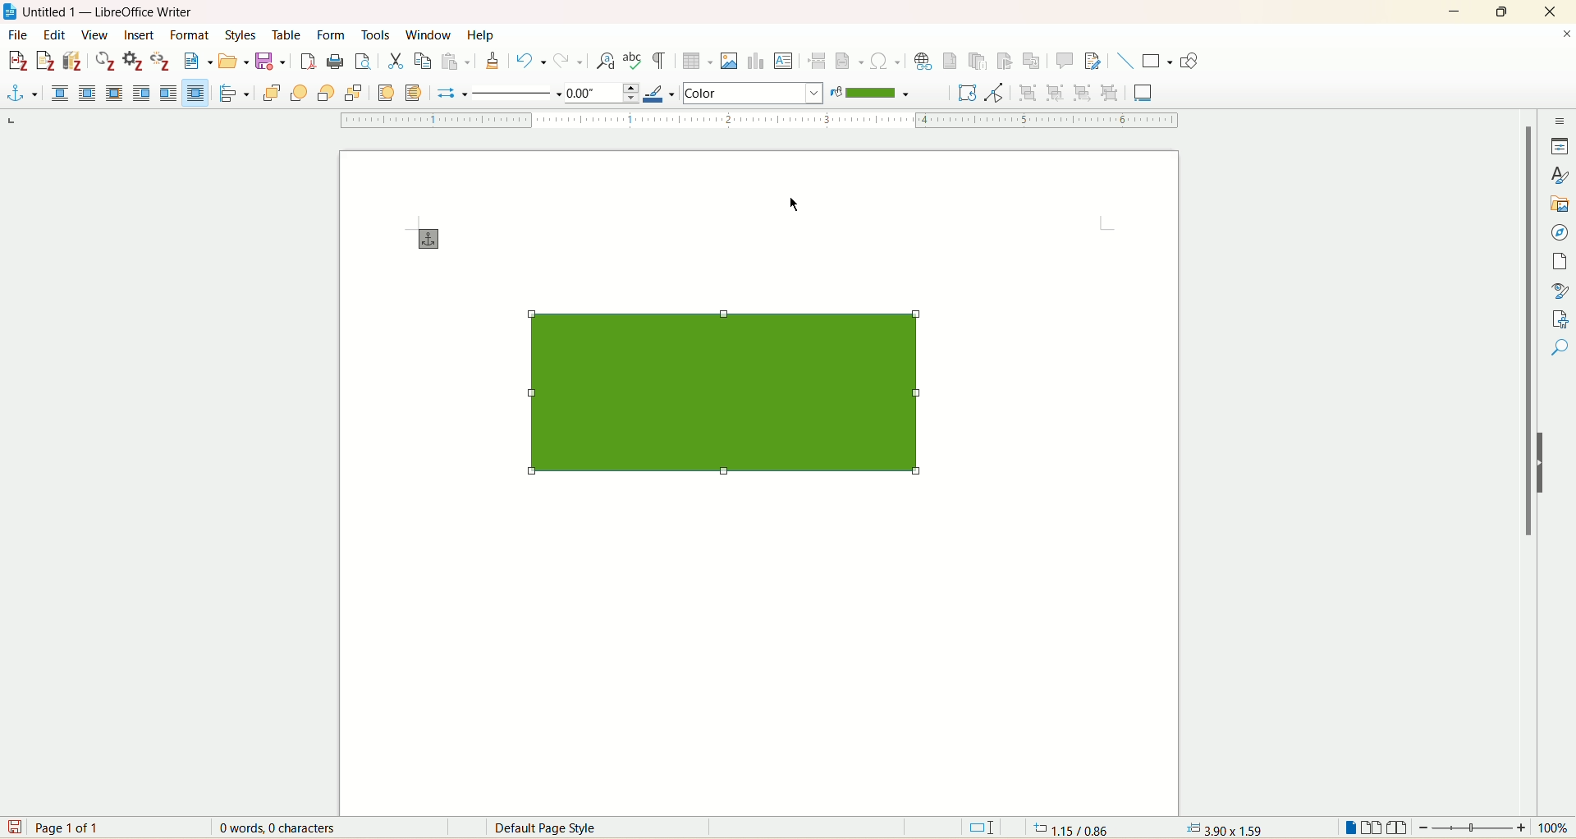 The height and width of the screenshot is (839, 1576). What do you see at coordinates (657, 94) in the screenshot?
I see `line color` at bounding box center [657, 94].